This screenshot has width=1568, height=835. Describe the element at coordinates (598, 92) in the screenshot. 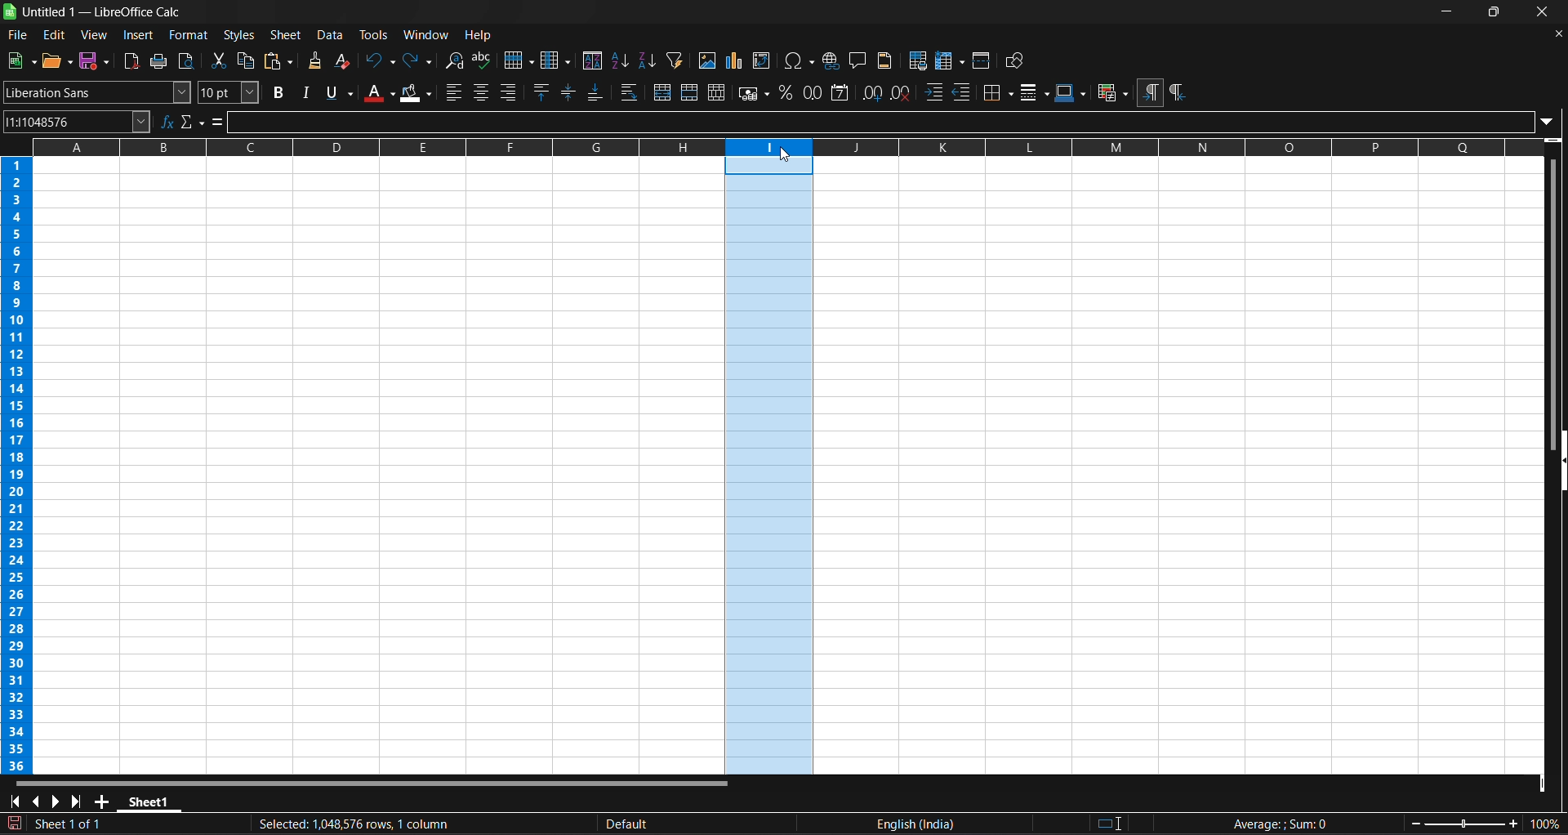

I see `align bottom` at that location.